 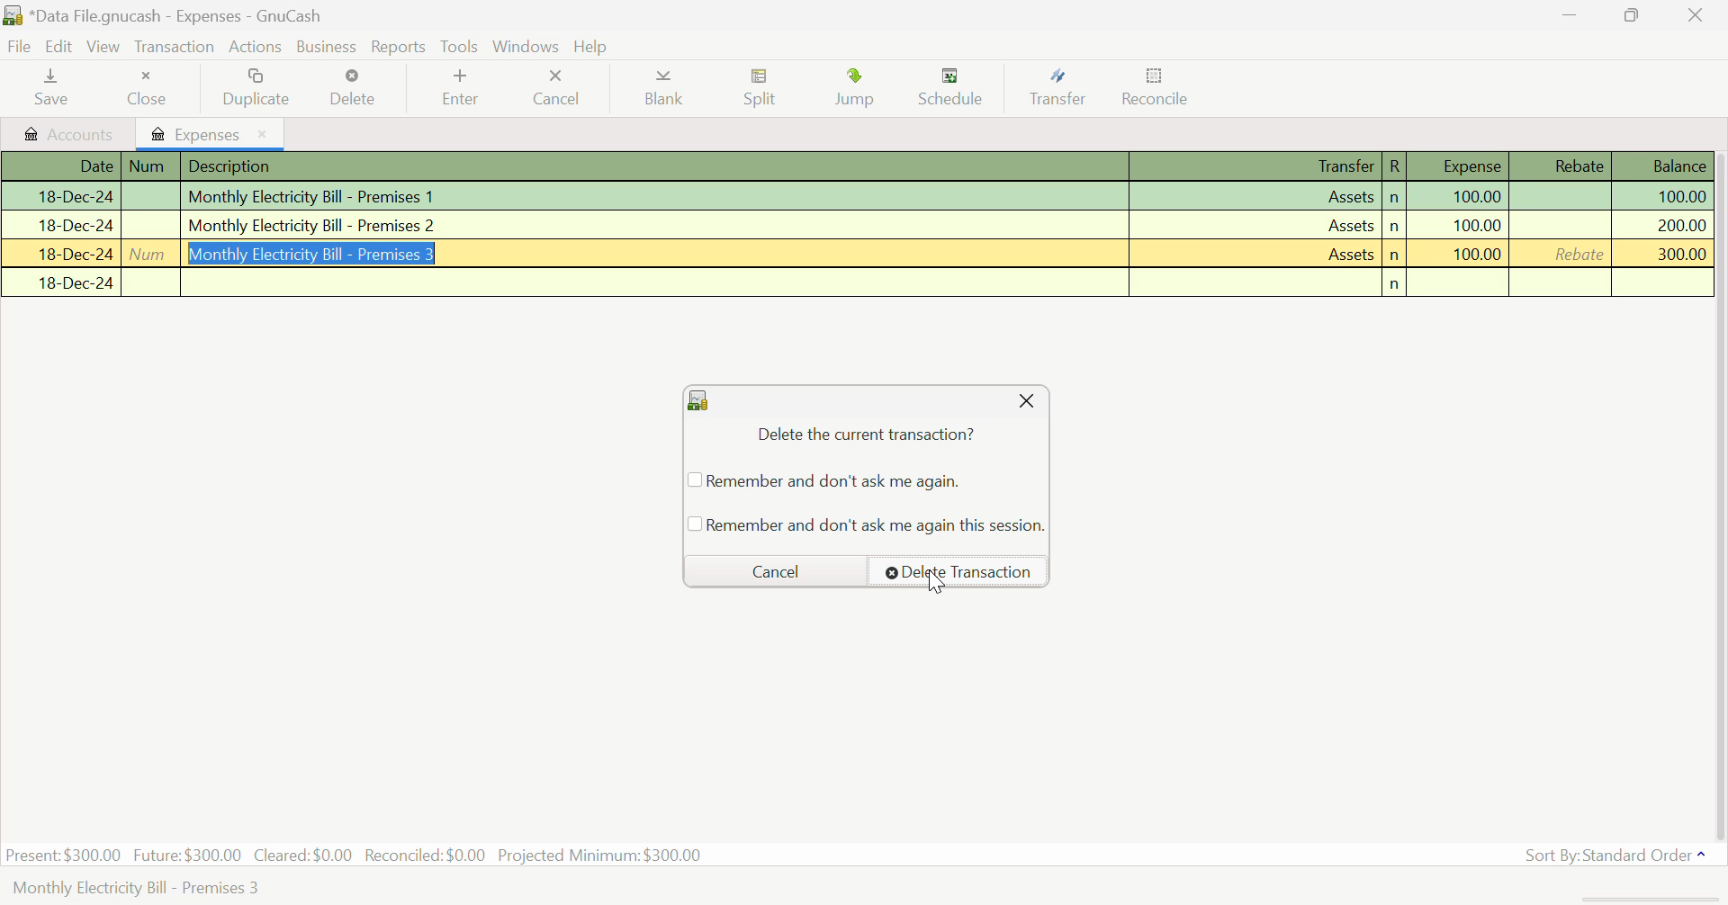 What do you see at coordinates (593, 46) in the screenshot?
I see `Help` at bounding box center [593, 46].